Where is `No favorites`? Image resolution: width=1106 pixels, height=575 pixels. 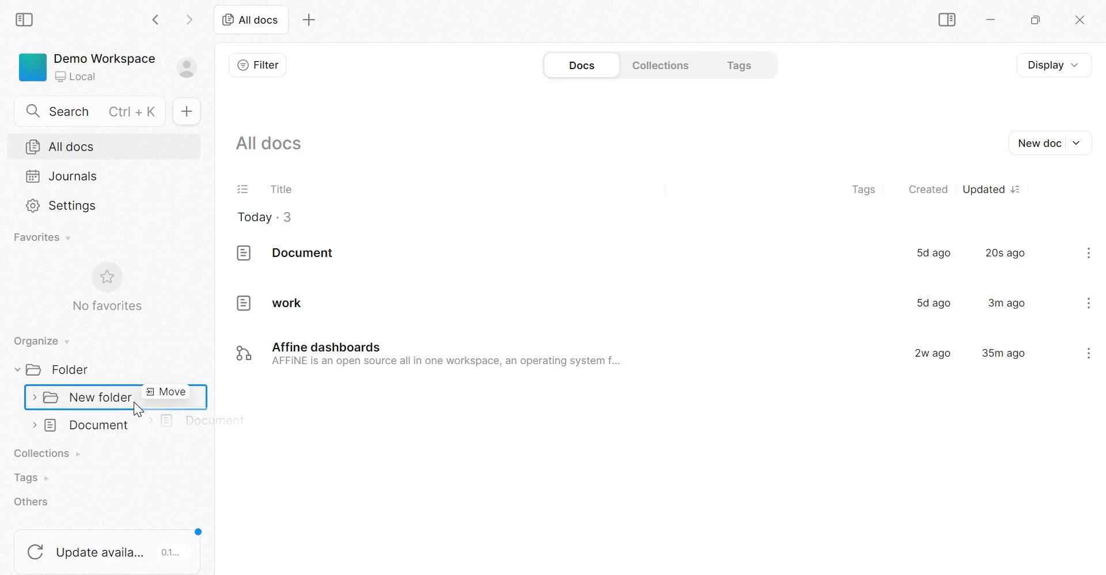 No favorites is located at coordinates (107, 289).